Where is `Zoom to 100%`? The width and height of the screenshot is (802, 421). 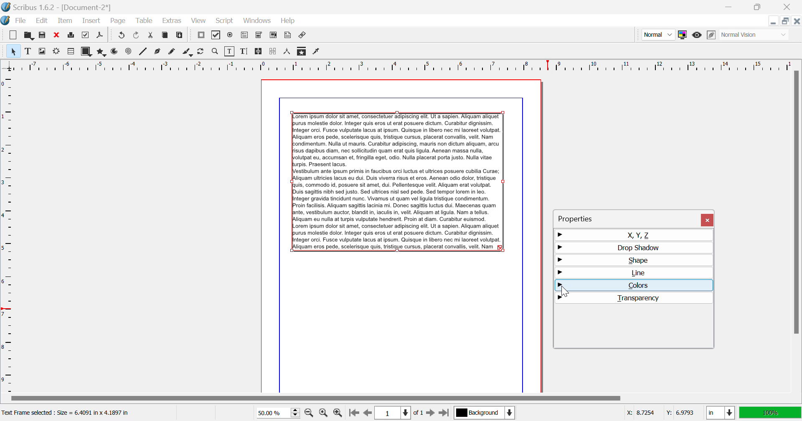 Zoom to 100% is located at coordinates (323, 413).